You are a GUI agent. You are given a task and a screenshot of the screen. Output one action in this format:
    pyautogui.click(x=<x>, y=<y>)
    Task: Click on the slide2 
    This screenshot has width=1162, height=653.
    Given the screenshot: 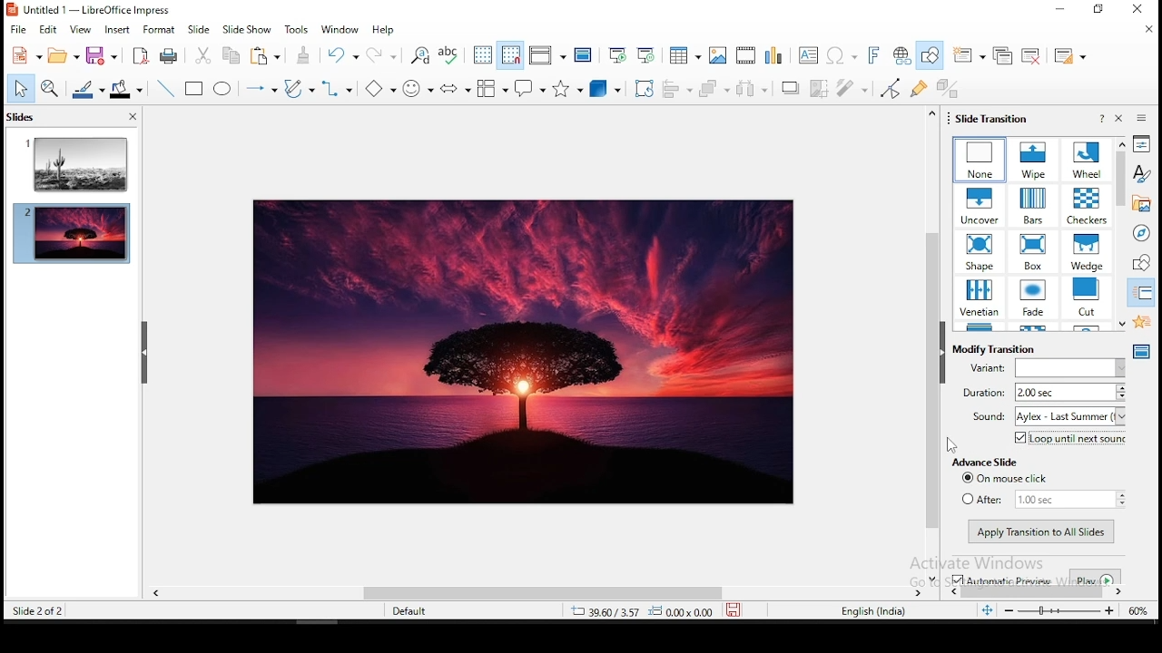 What is the action you would take?
    pyautogui.click(x=72, y=235)
    